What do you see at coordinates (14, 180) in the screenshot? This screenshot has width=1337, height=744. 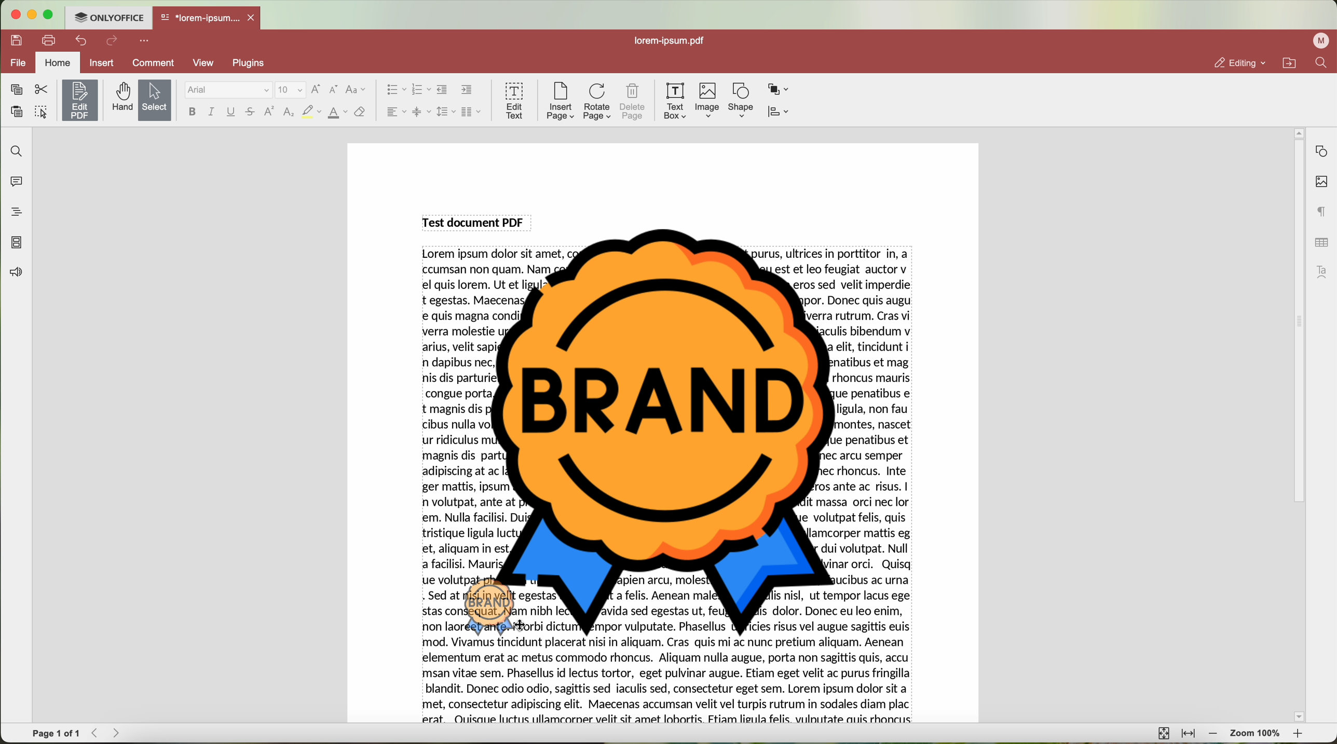 I see `comments` at bounding box center [14, 180].